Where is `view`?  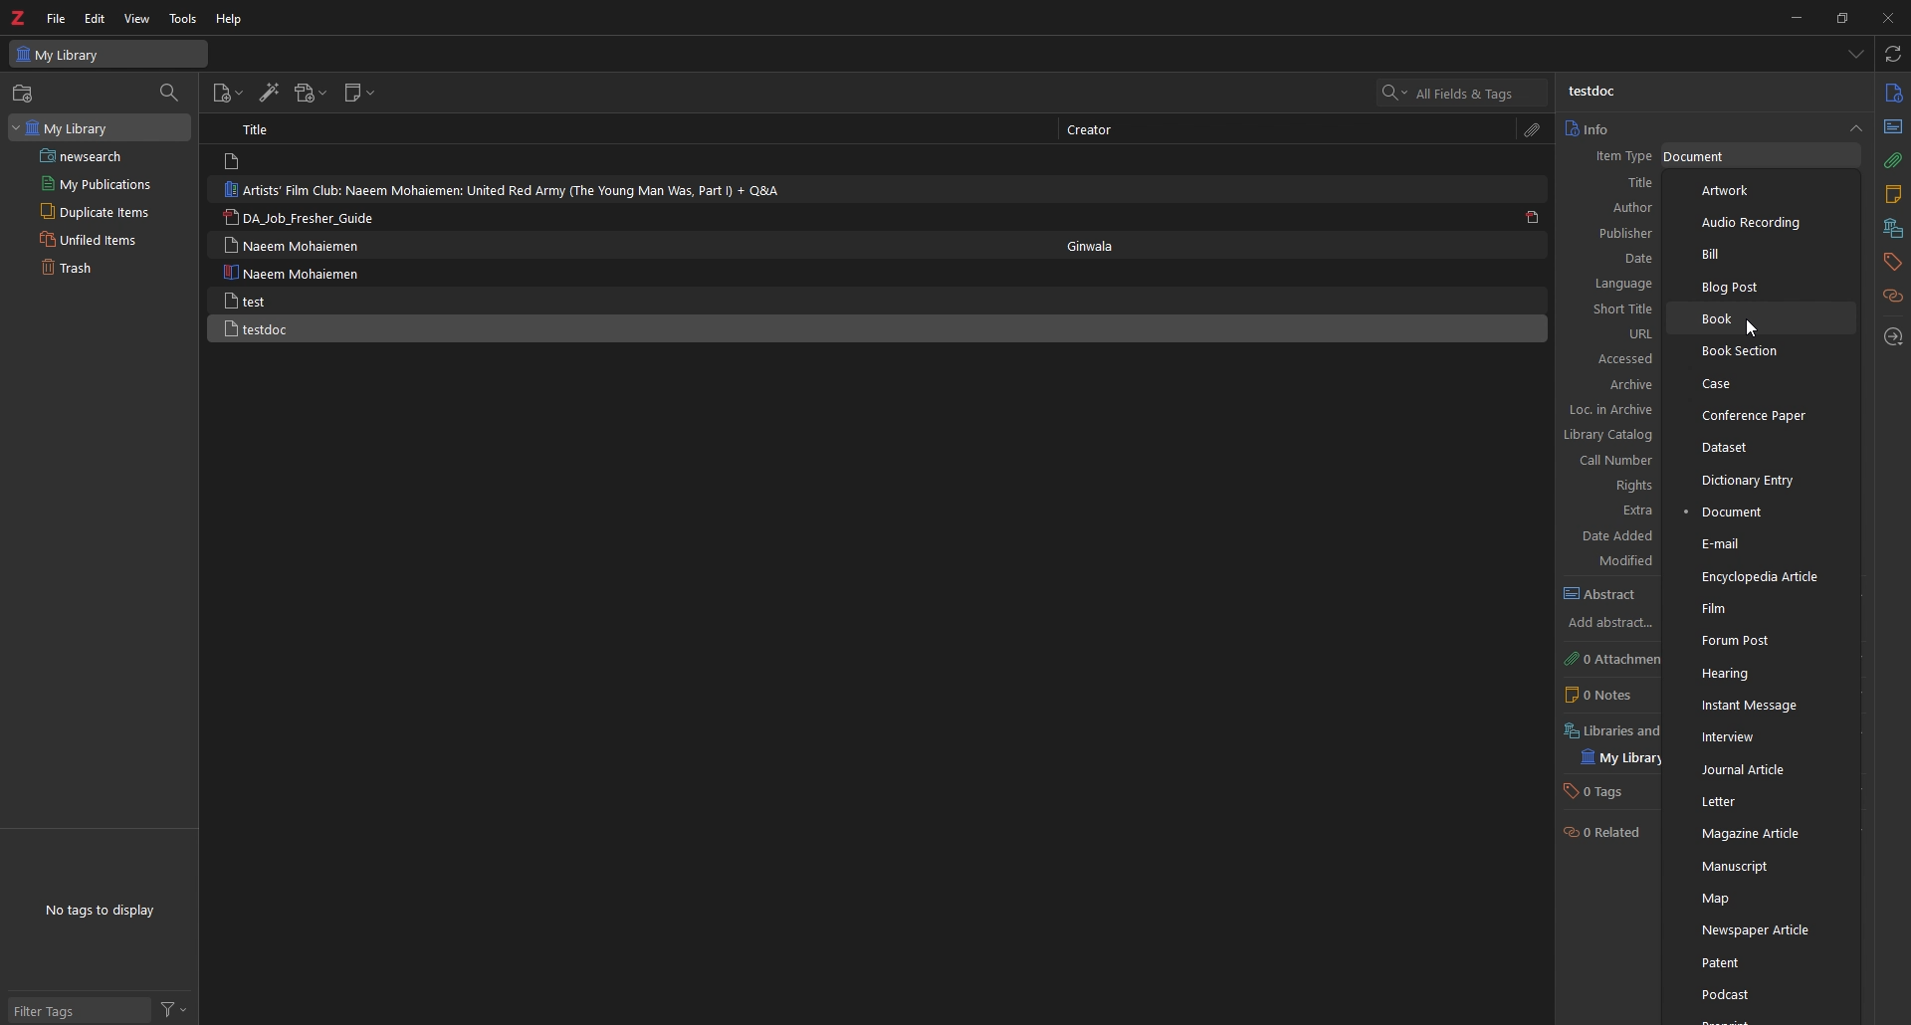 view is located at coordinates (136, 19).